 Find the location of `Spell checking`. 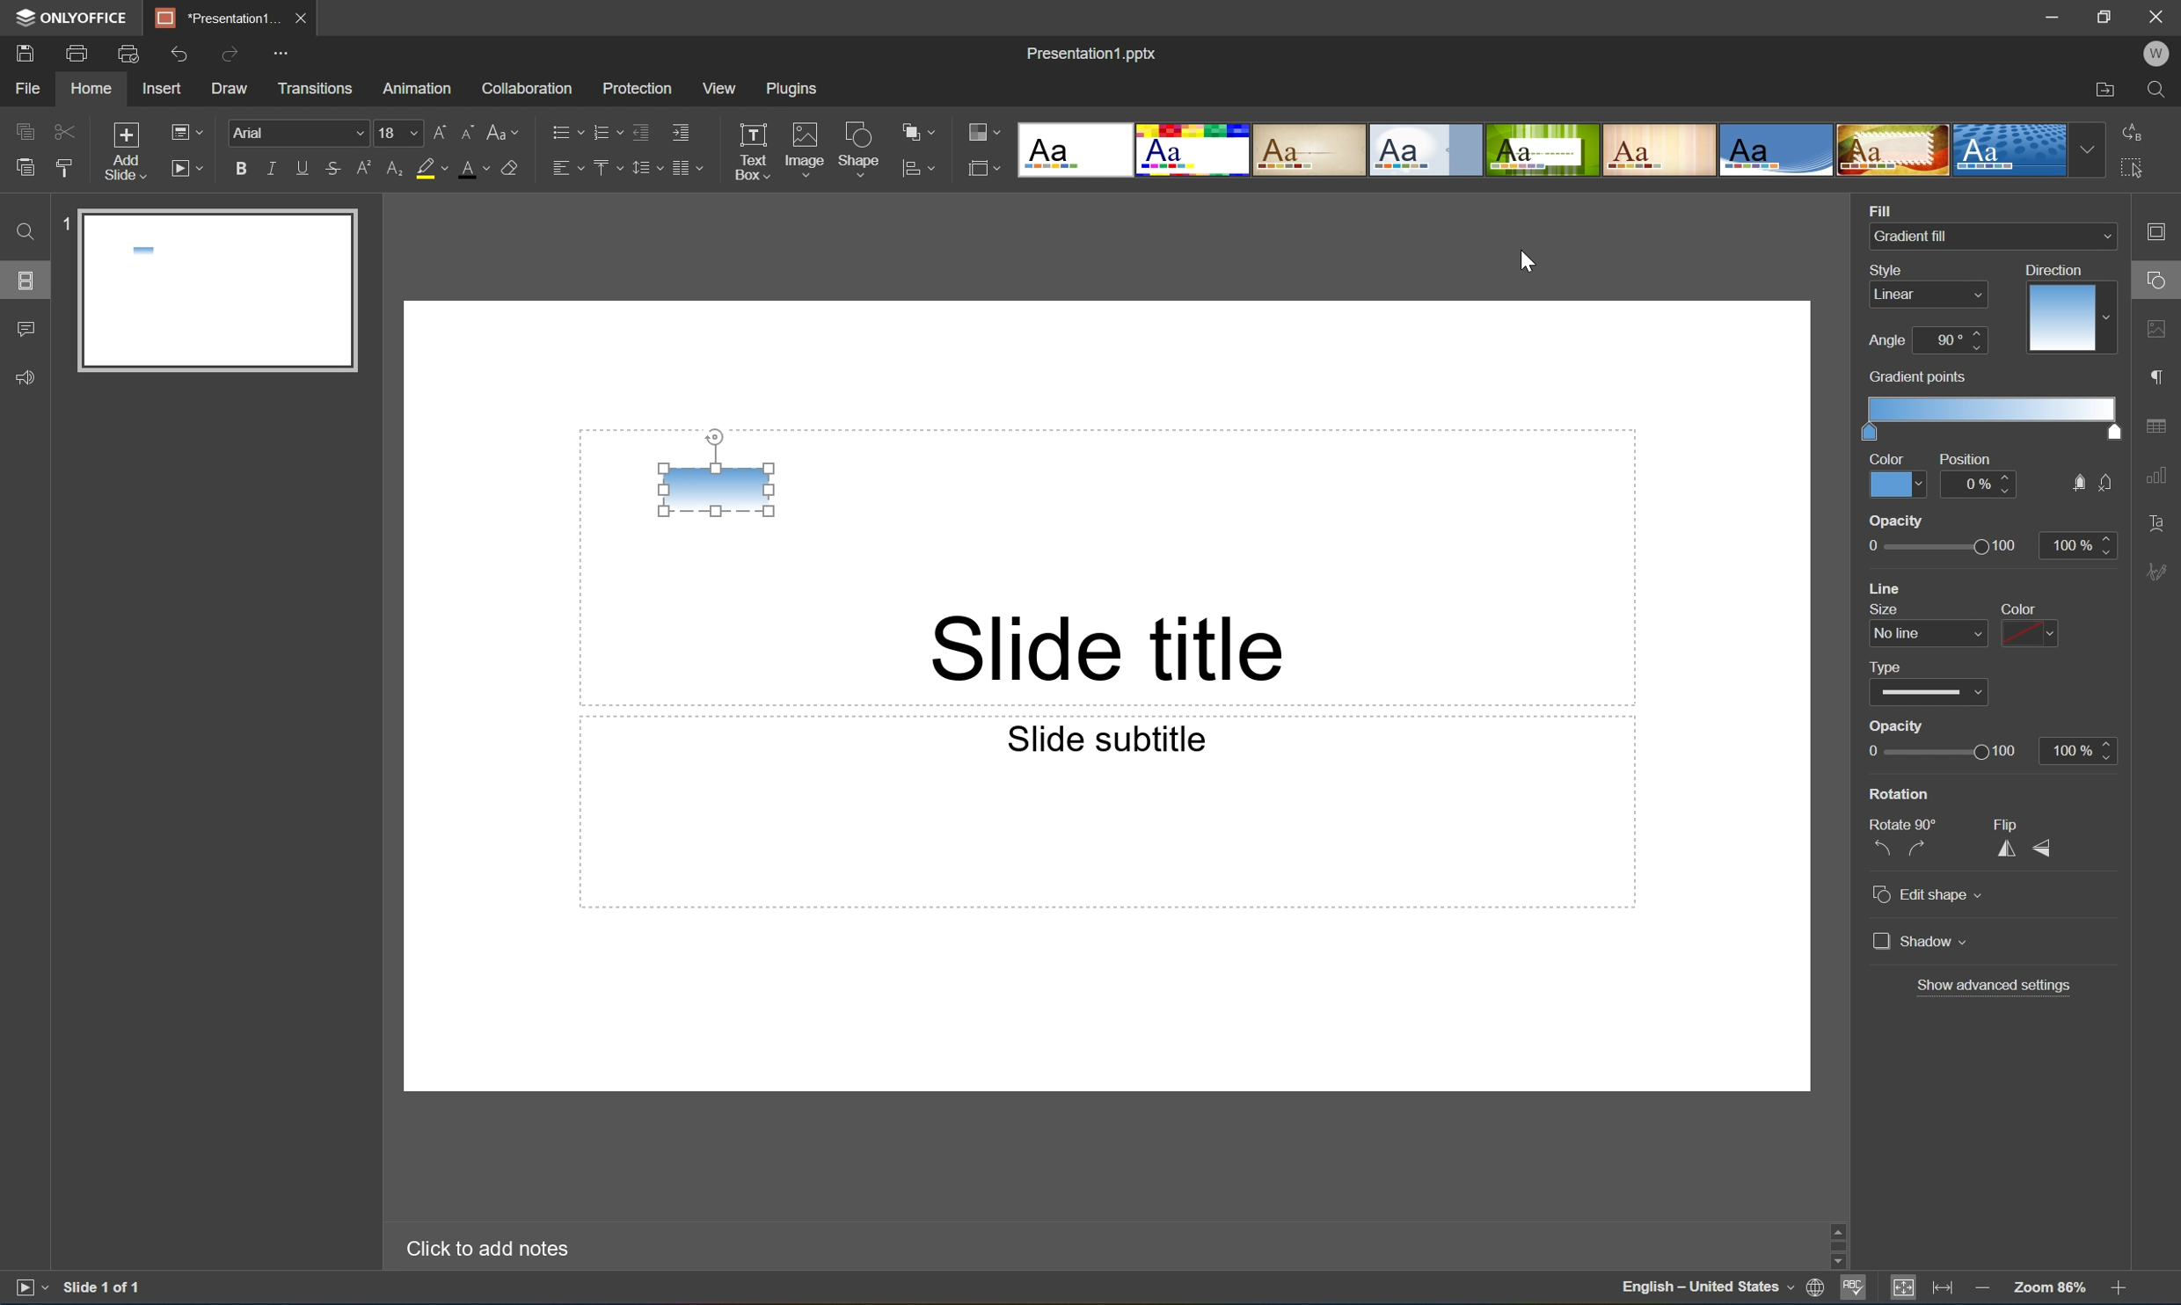

Spell checking is located at coordinates (1854, 1290).